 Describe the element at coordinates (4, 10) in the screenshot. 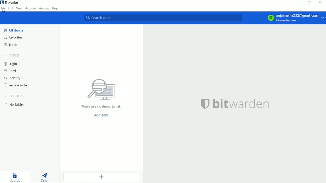

I see `cursor` at that location.